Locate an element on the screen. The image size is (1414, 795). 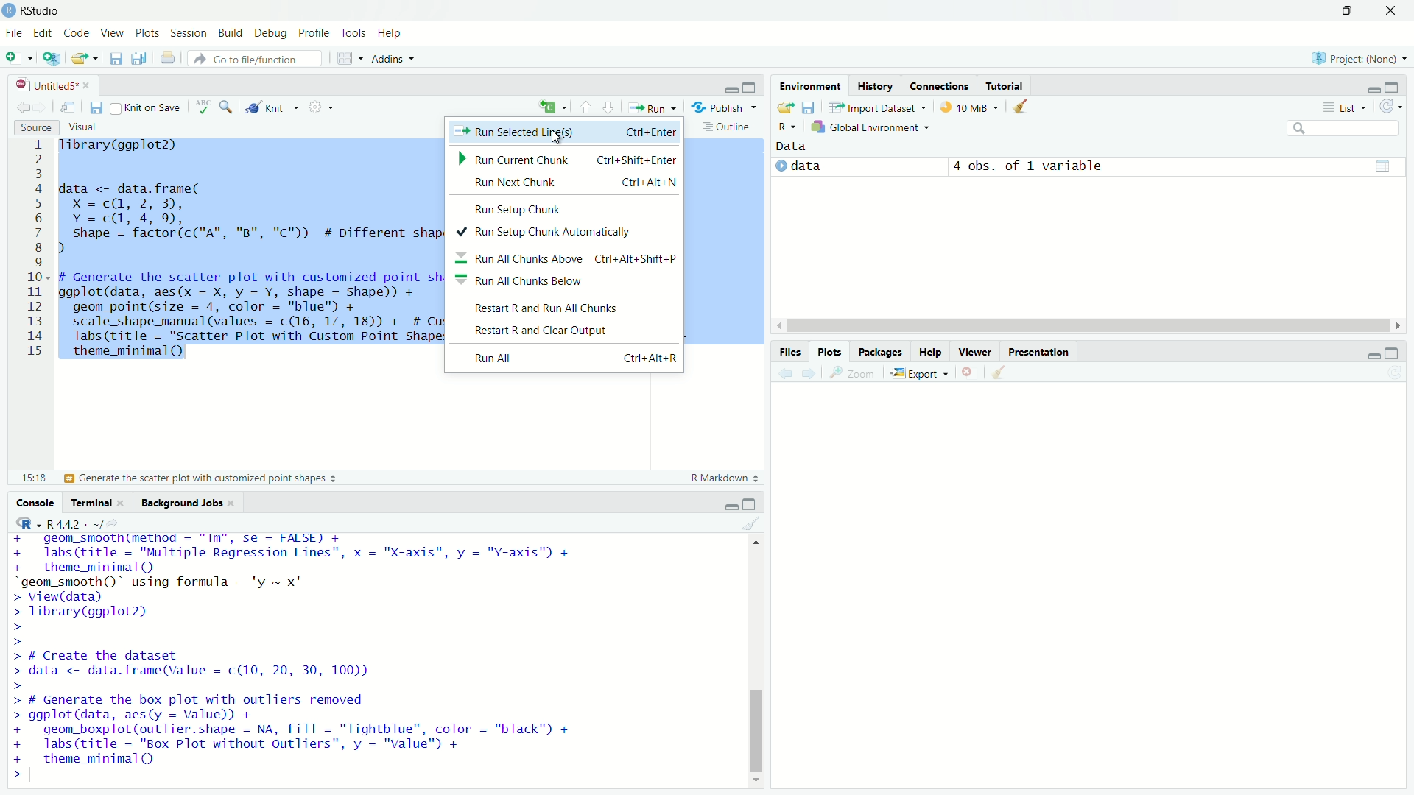
Refresh current plot is located at coordinates (1396, 373).